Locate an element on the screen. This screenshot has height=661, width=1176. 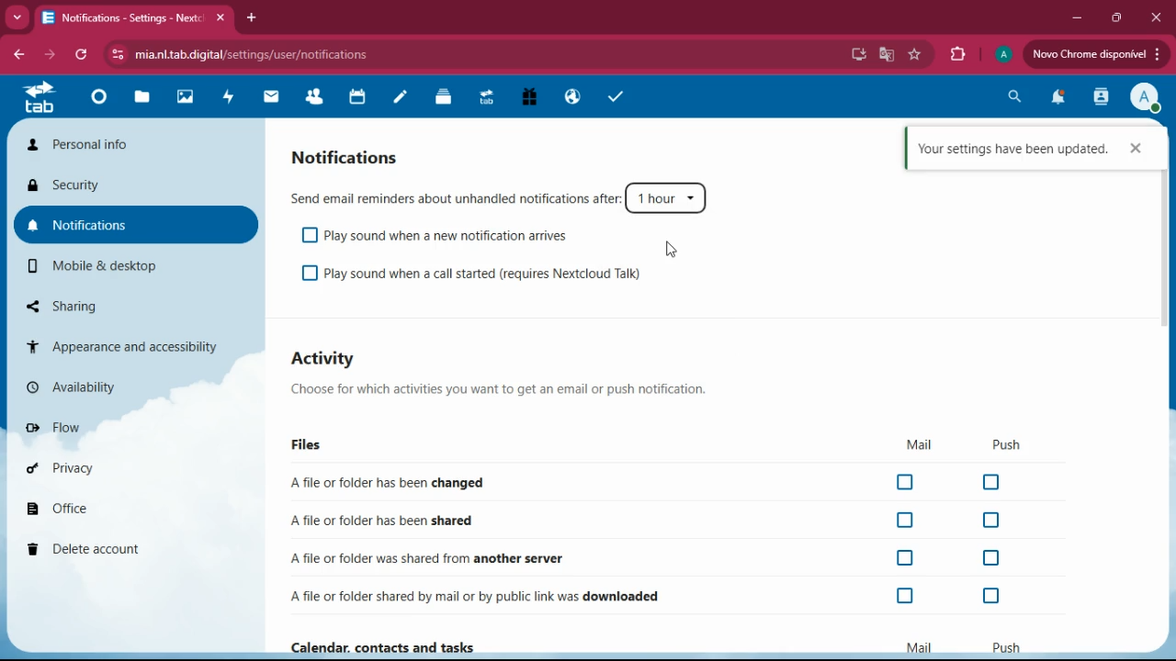
desktop is located at coordinates (857, 54).